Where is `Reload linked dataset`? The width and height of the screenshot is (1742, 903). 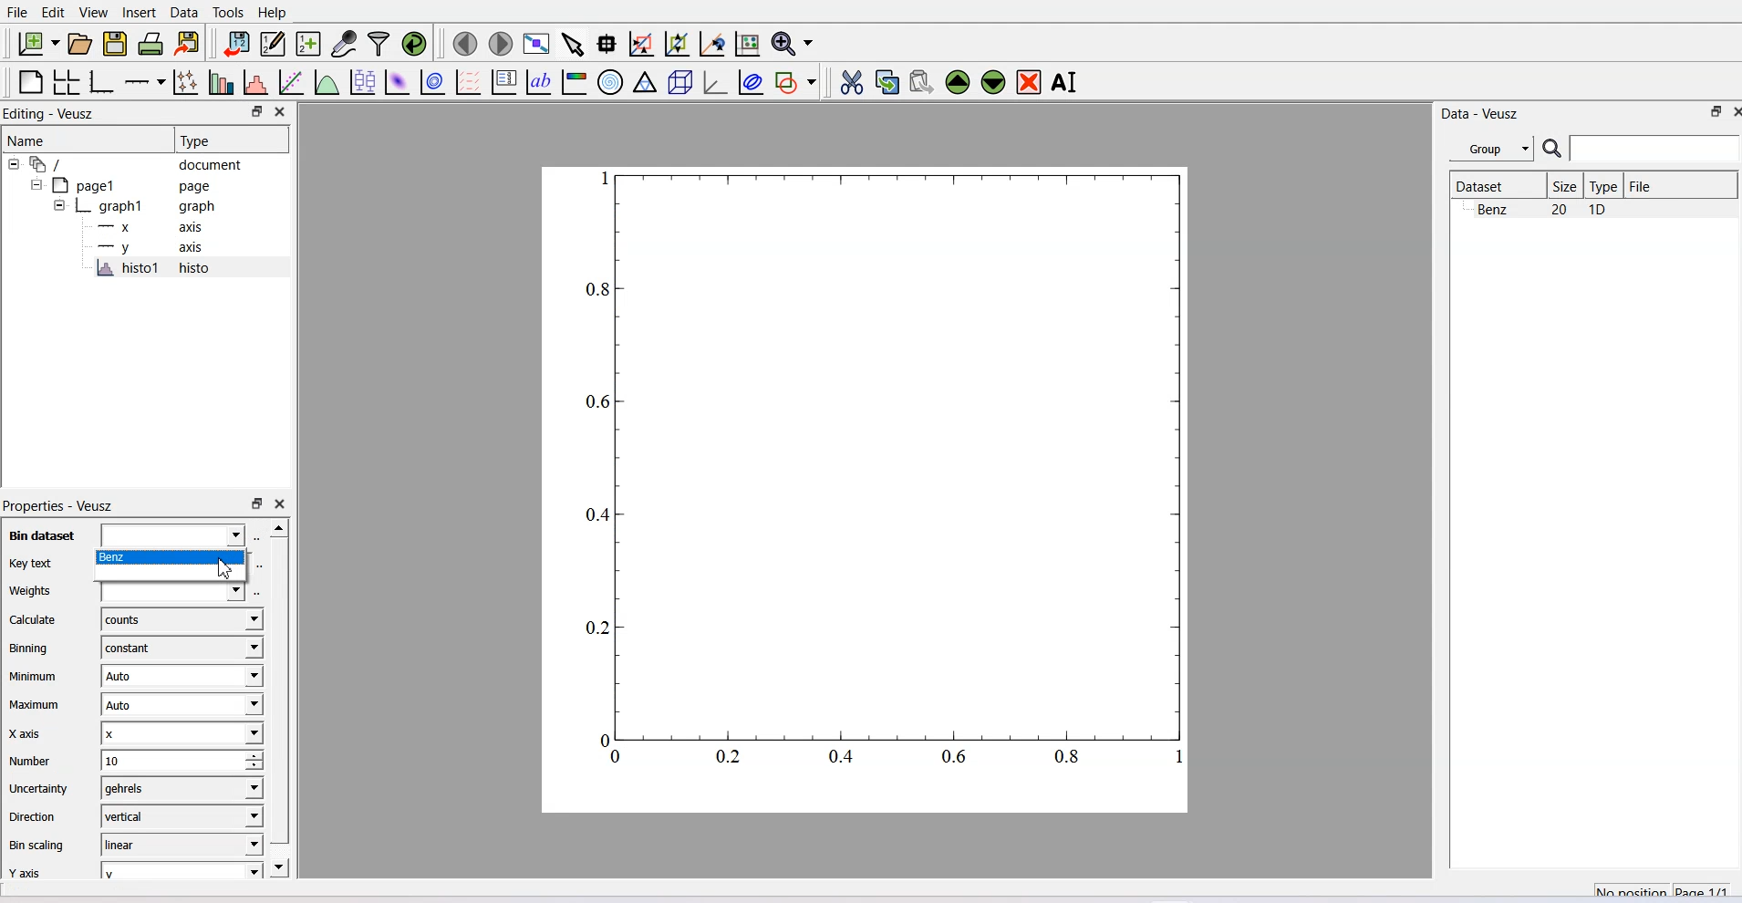
Reload linked dataset is located at coordinates (414, 43).